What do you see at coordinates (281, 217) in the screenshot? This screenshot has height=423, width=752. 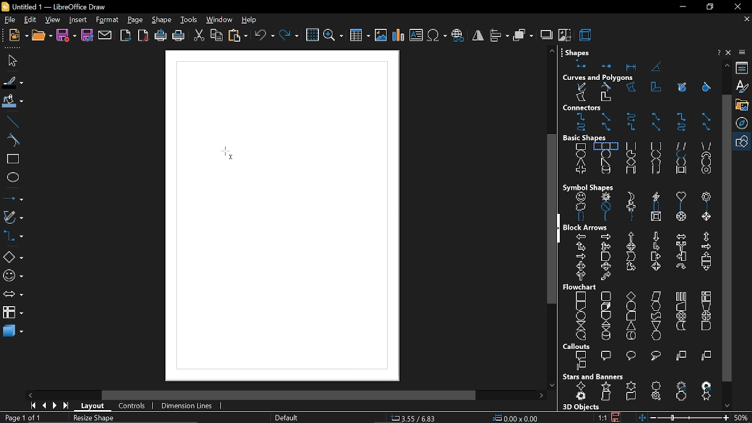 I see `Canvas` at bounding box center [281, 217].